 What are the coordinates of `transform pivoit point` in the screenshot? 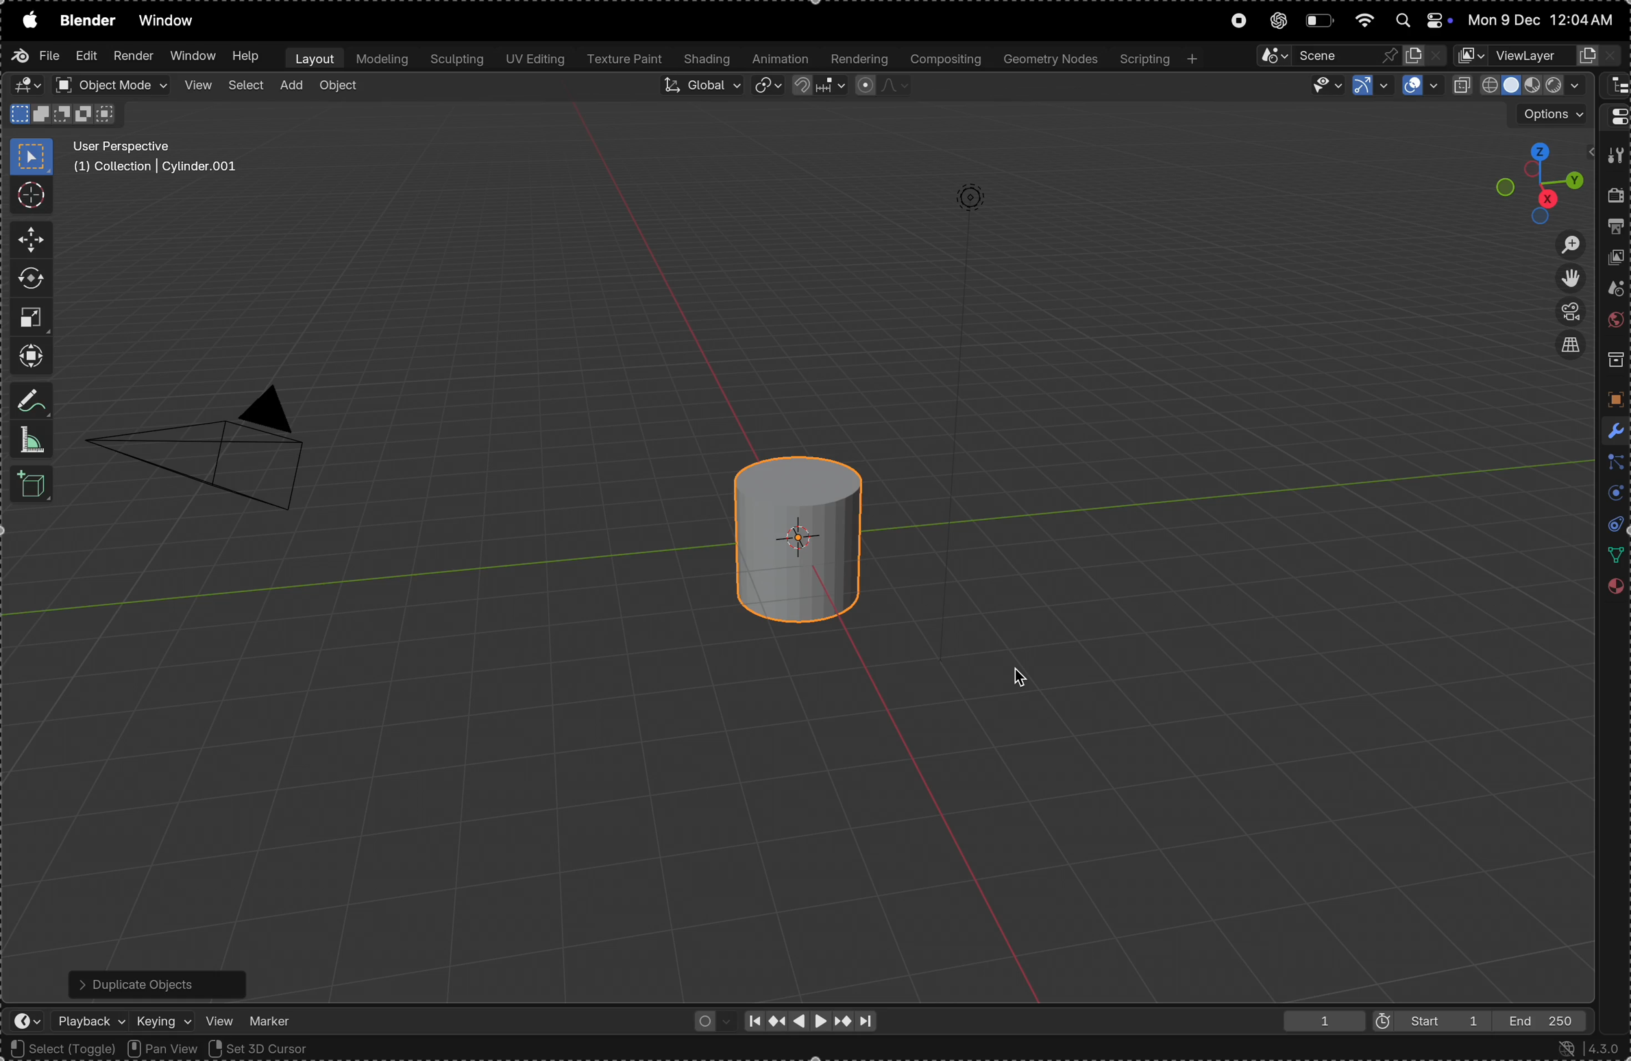 It's located at (769, 87).